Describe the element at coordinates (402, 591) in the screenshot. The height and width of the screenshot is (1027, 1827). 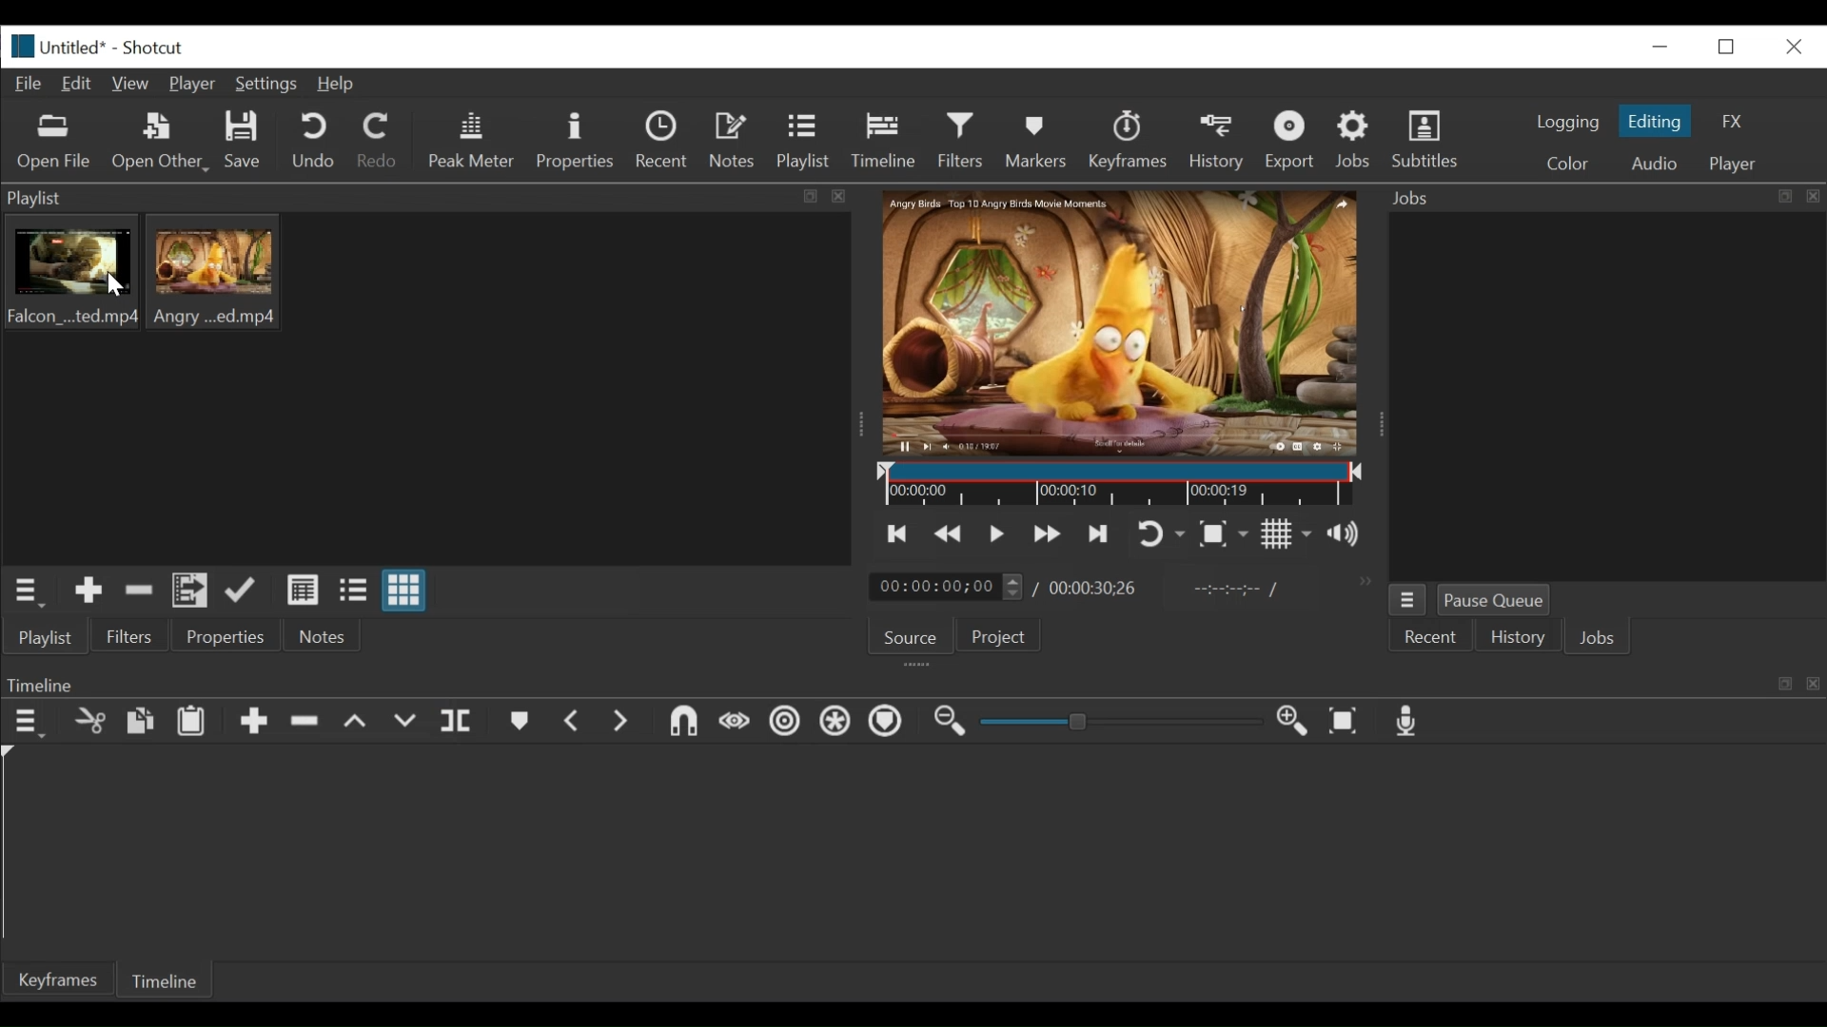
I see `view as icons` at that location.